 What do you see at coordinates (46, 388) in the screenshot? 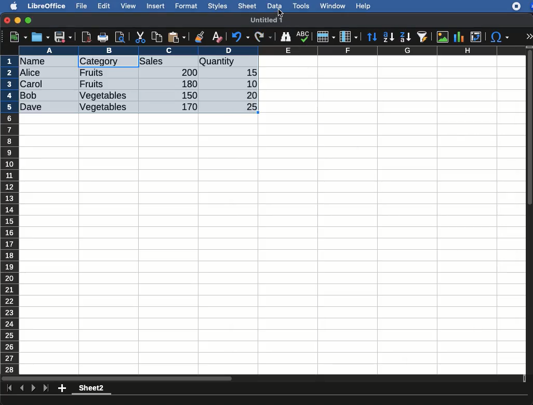
I see `last sheet` at bounding box center [46, 388].